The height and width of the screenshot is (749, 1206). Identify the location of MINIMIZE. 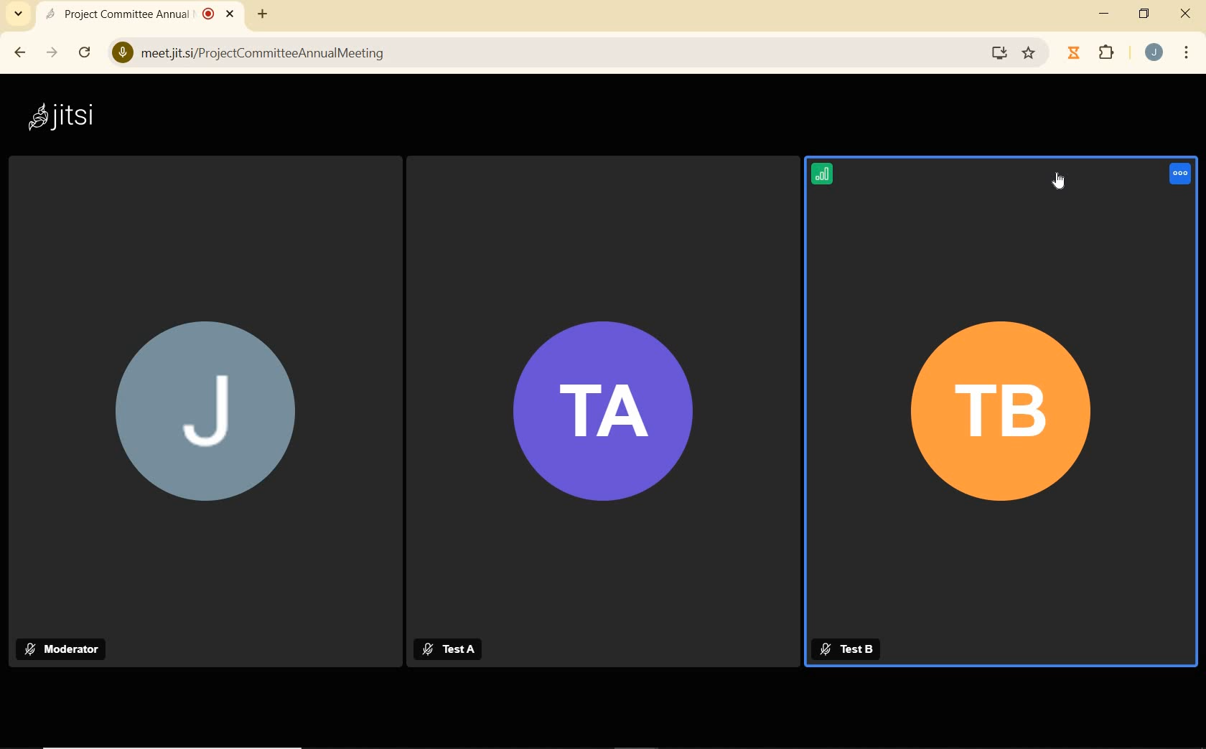
(1106, 14).